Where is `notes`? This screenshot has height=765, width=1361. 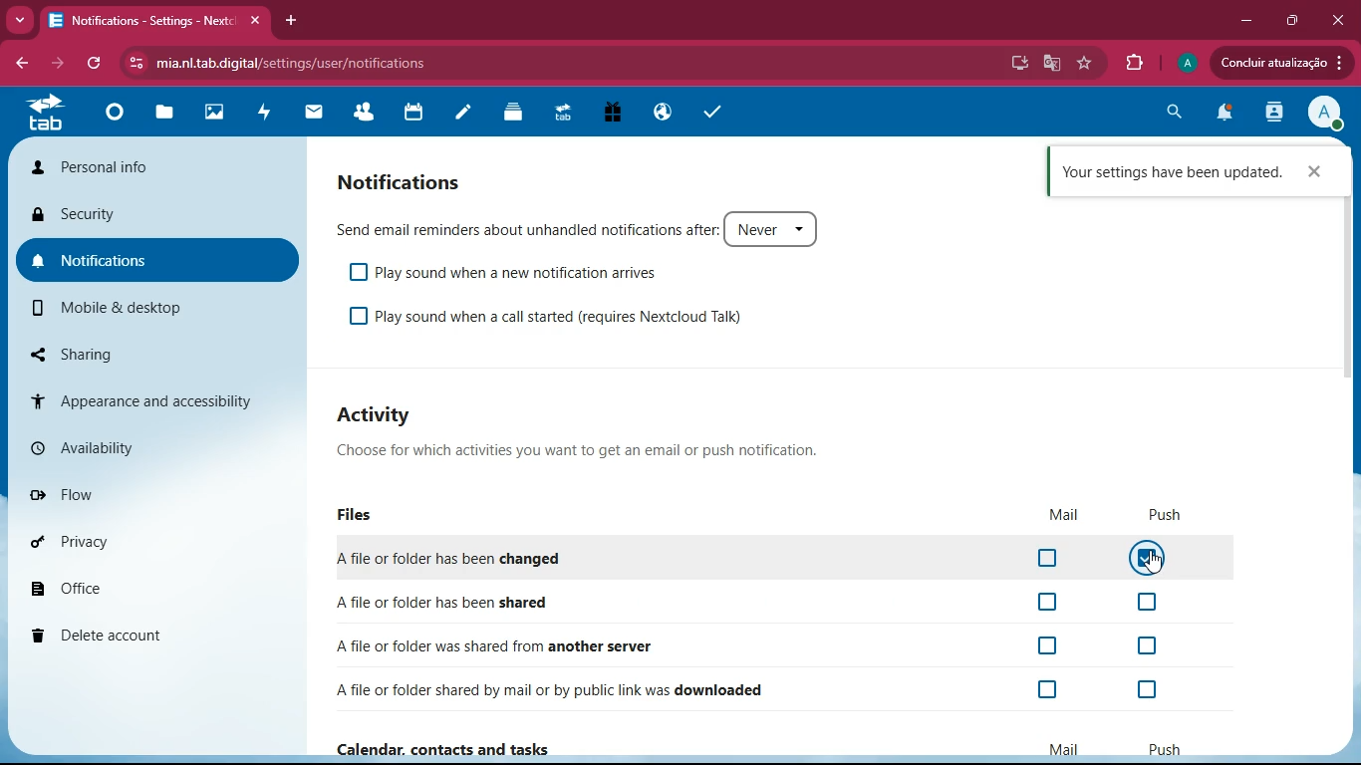 notes is located at coordinates (465, 112).